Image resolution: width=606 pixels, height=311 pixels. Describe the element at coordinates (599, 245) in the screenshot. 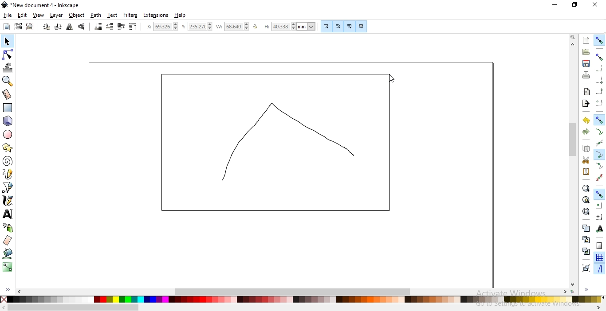

I see `` at that location.